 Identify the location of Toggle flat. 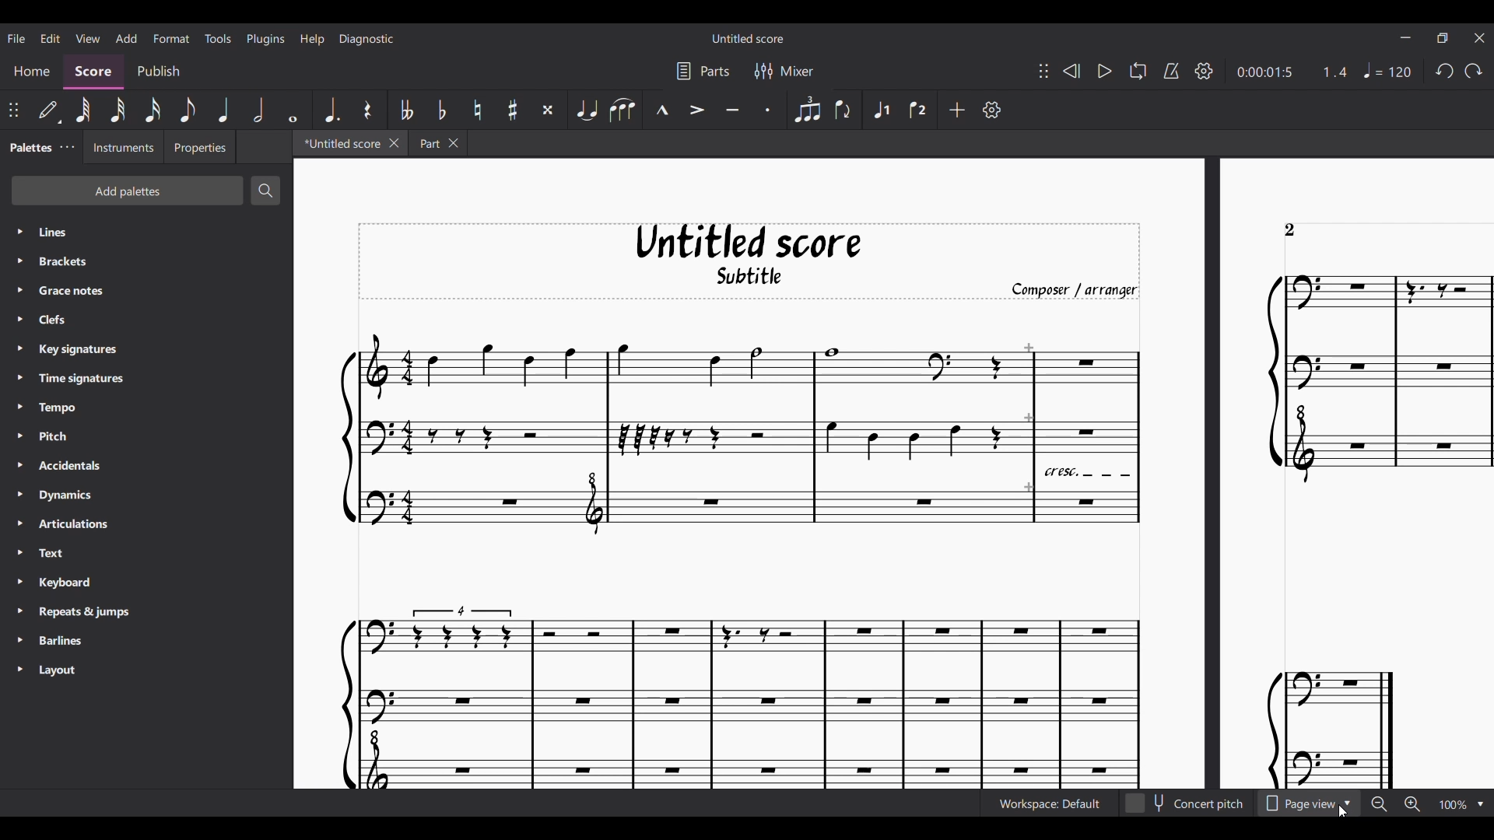
(441, 109).